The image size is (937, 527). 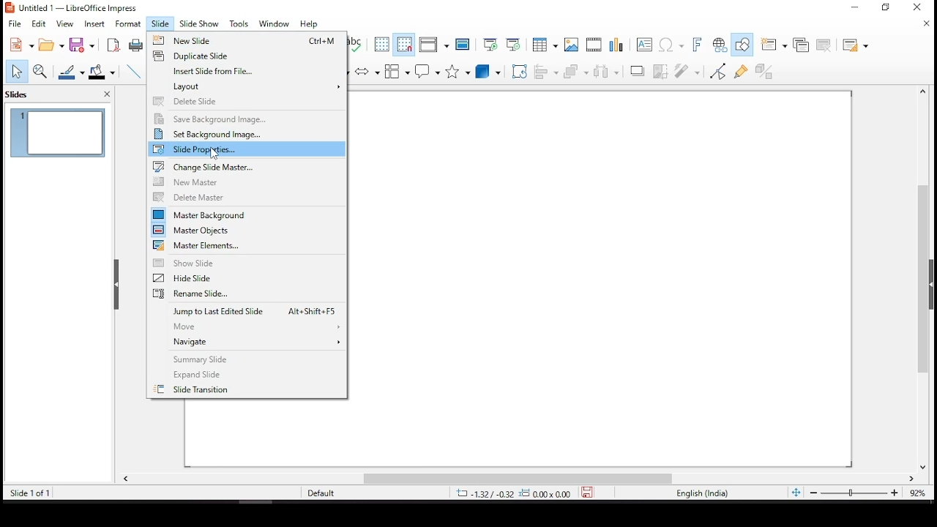 I want to click on set background image, so click(x=244, y=135).